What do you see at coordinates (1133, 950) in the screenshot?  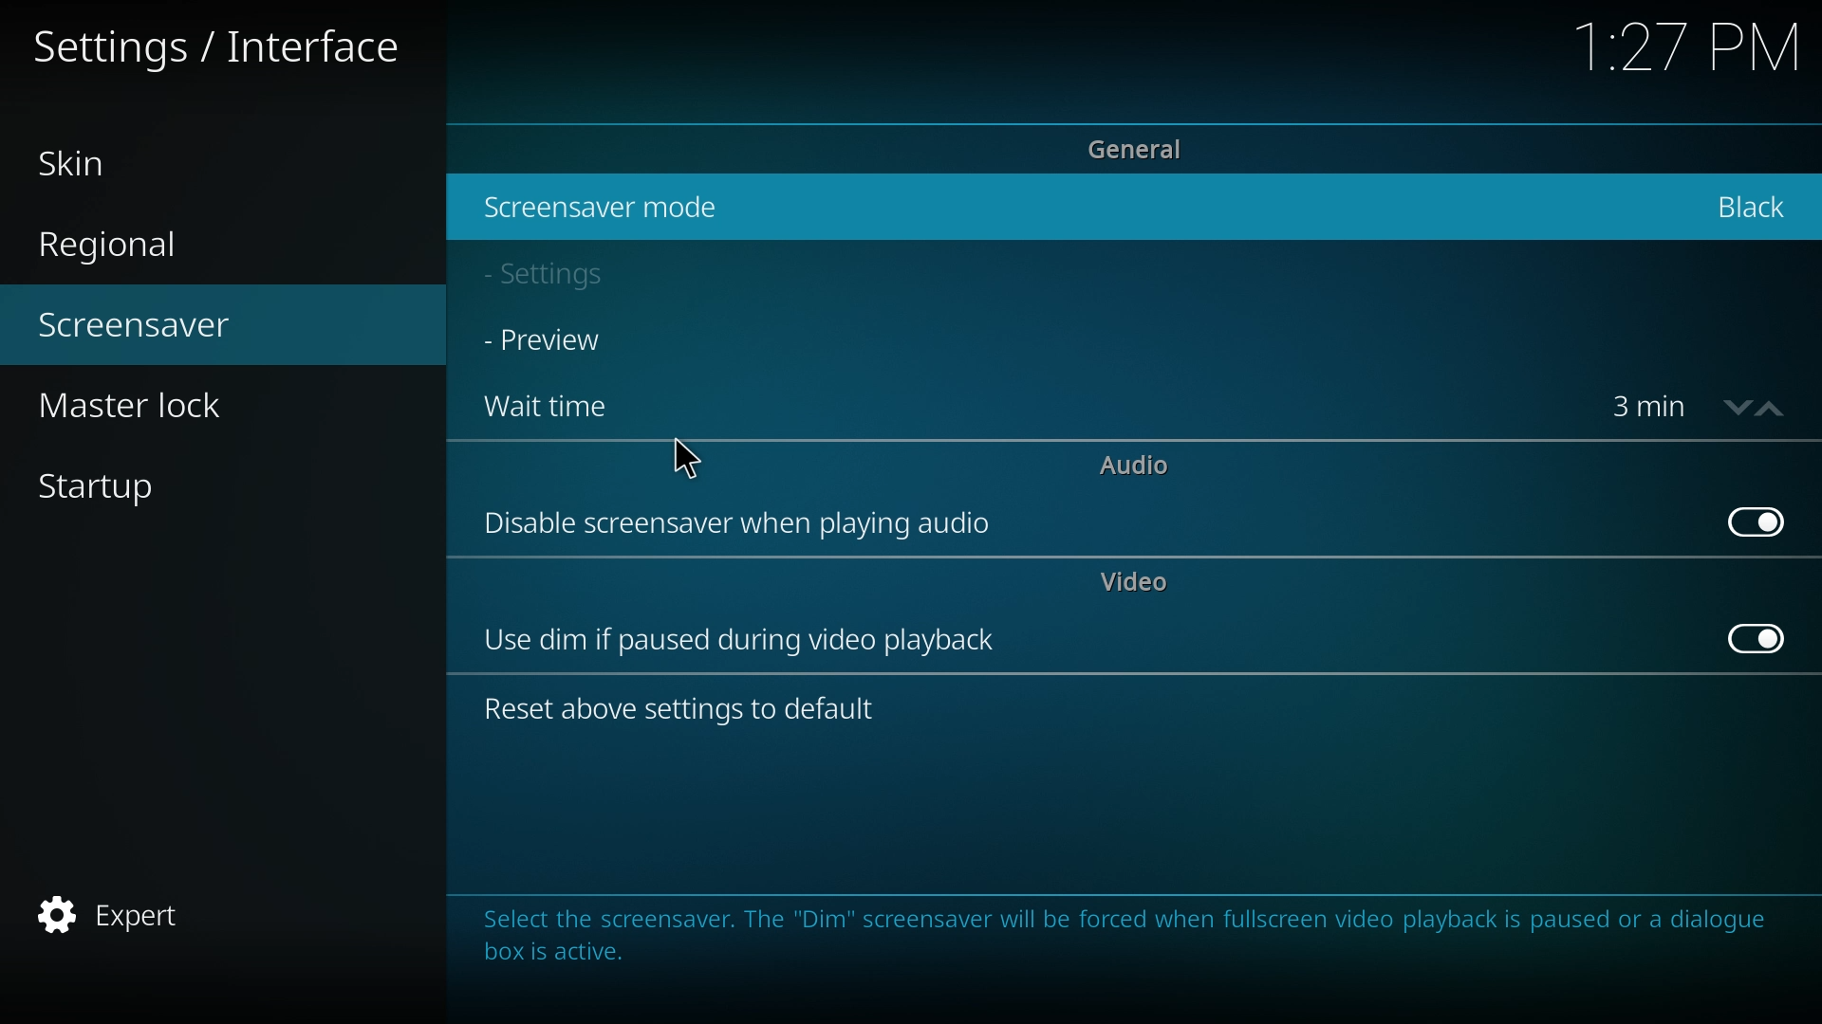 I see `info` at bounding box center [1133, 950].